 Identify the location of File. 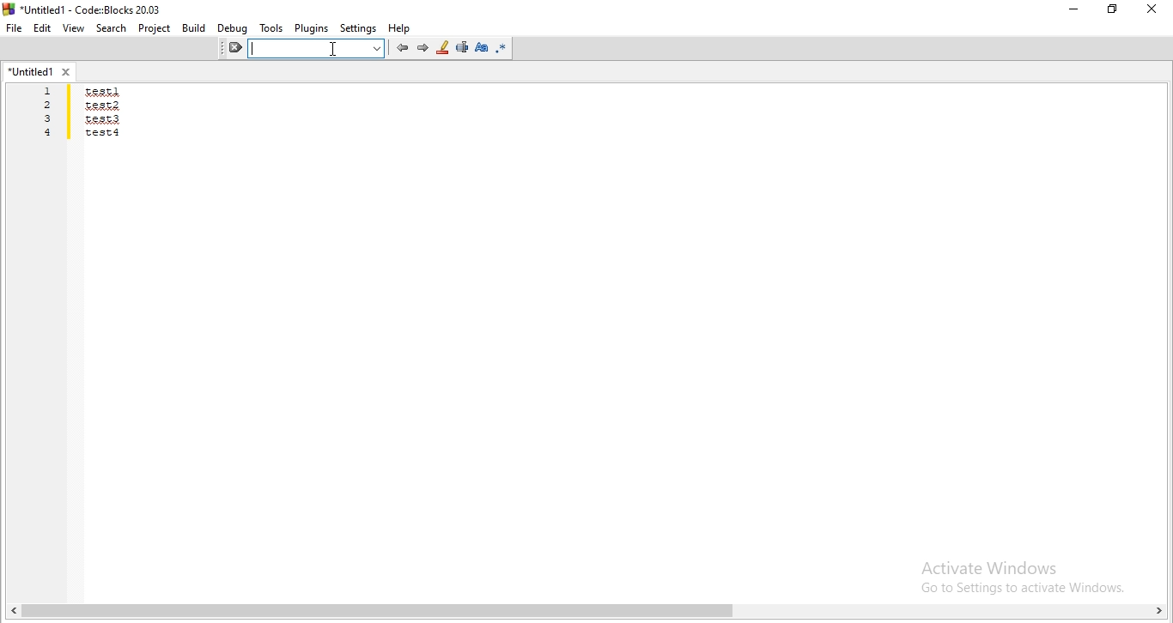
(14, 27).